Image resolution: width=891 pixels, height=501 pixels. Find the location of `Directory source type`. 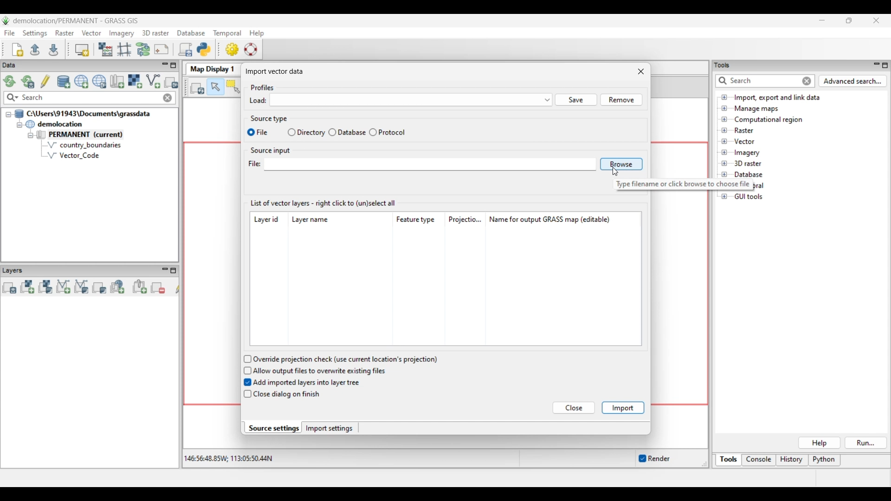

Directory source type is located at coordinates (311, 133).